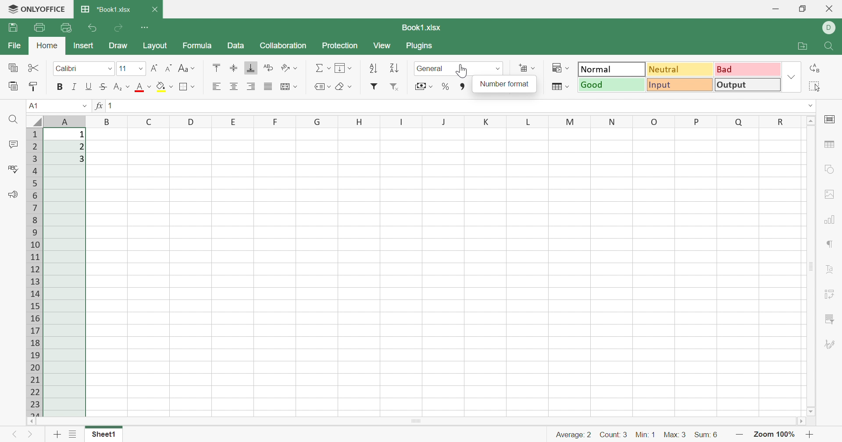 Image resolution: width=842 pixels, height=442 pixels. Describe the element at coordinates (121, 87) in the screenshot. I see `Subscript` at that location.